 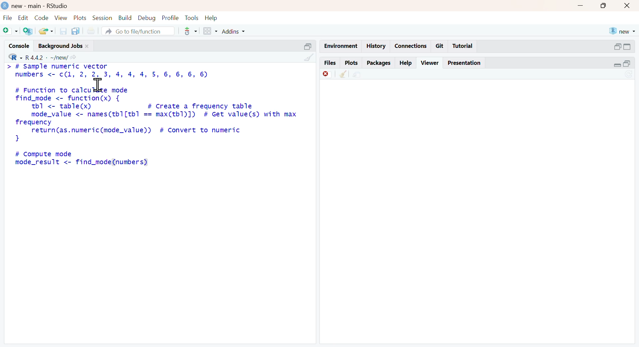 What do you see at coordinates (623, 31) in the screenshot?
I see `new` at bounding box center [623, 31].